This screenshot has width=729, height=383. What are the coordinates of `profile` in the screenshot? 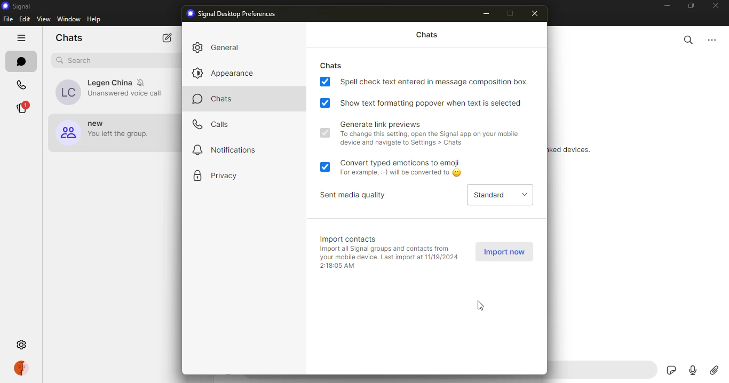 It's located at (22, 367).